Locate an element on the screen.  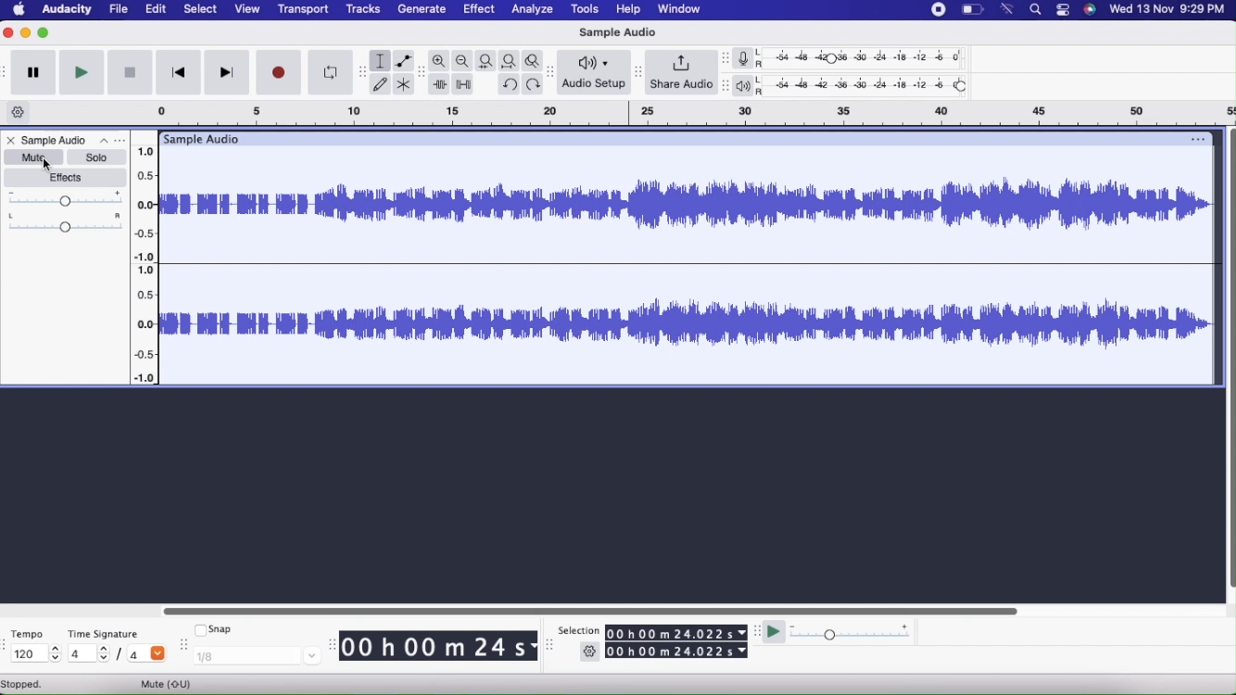
options is located at coordinates (1199, 137).